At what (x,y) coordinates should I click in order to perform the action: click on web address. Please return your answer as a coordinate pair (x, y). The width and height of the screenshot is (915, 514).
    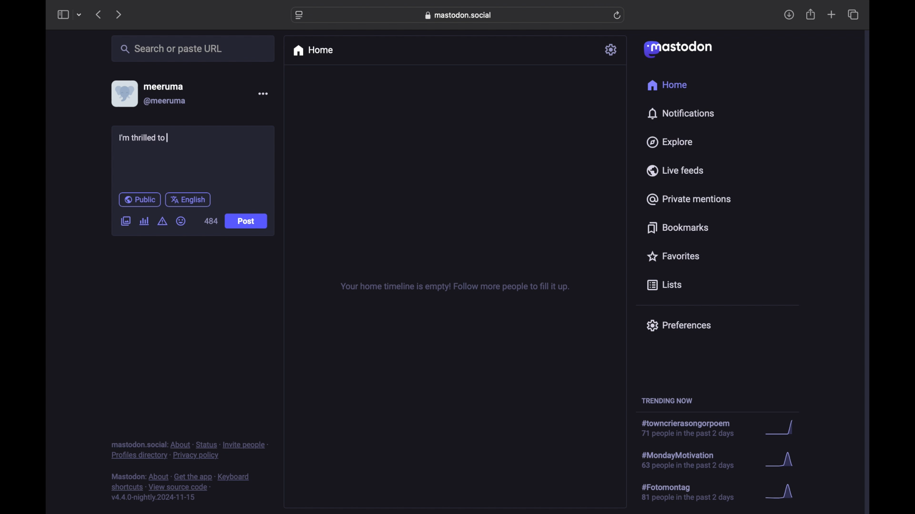
    Looking at the image, I should click on (458, 15).